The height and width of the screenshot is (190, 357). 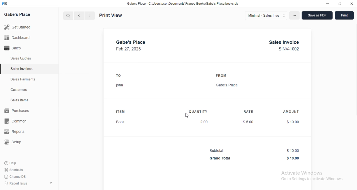 I want to click on Grand Total, so click(x=220, y=158).